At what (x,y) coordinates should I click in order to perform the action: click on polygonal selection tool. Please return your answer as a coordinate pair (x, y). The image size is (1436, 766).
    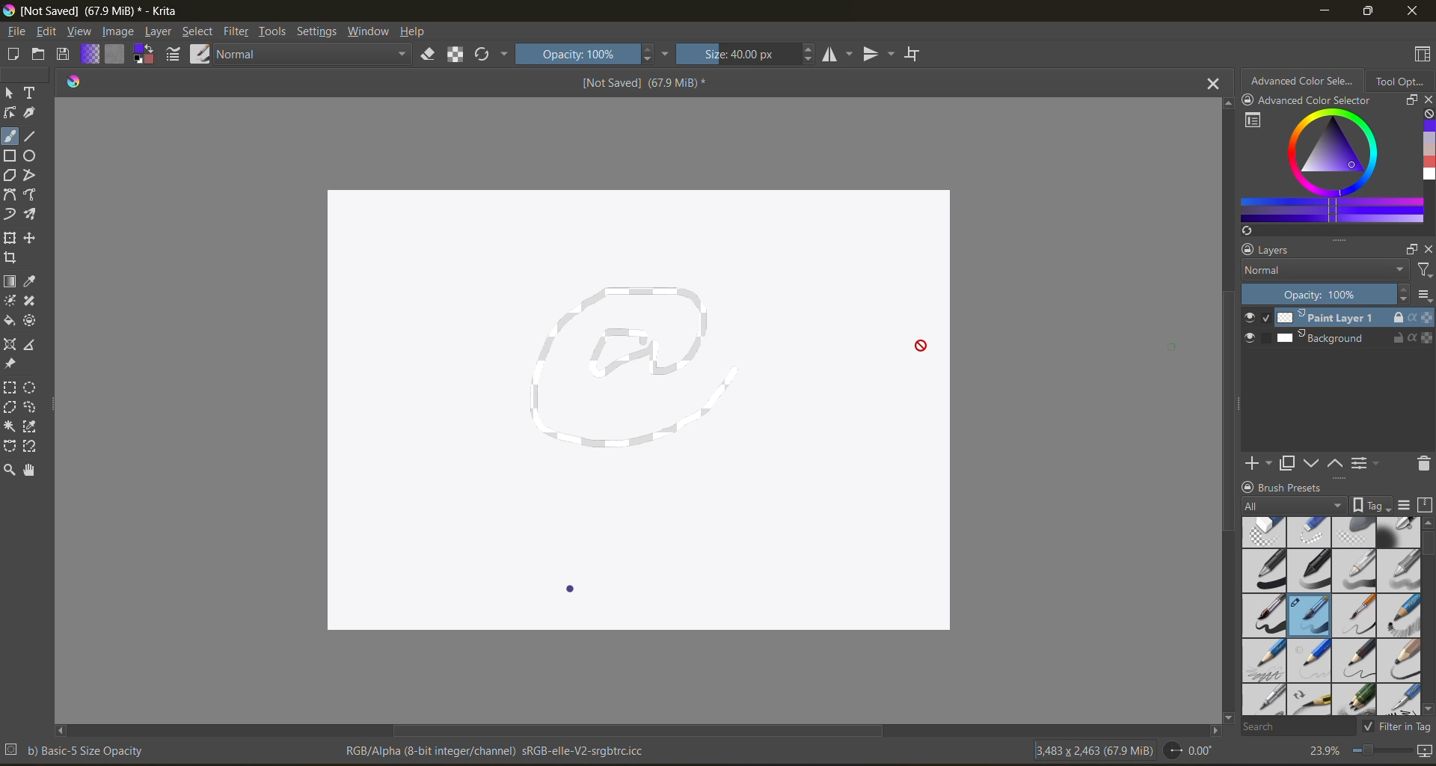
    Looking at the image, I should click on (10, 406).